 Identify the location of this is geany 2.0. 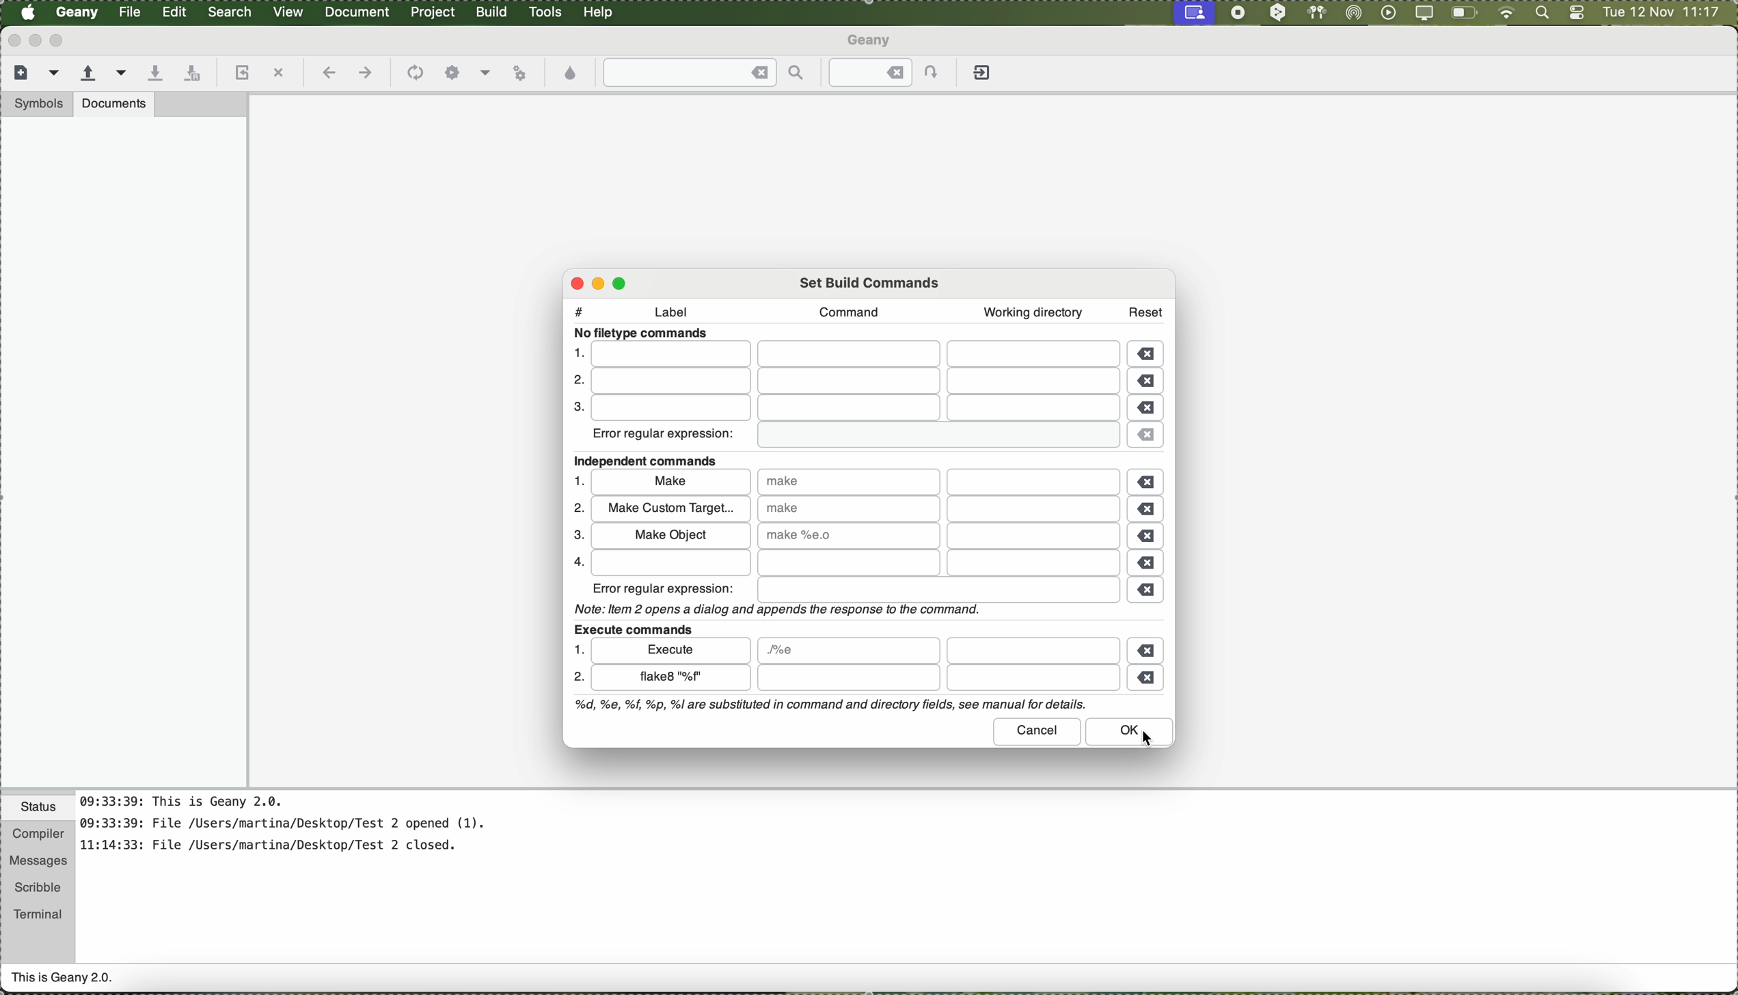
(63, 979).